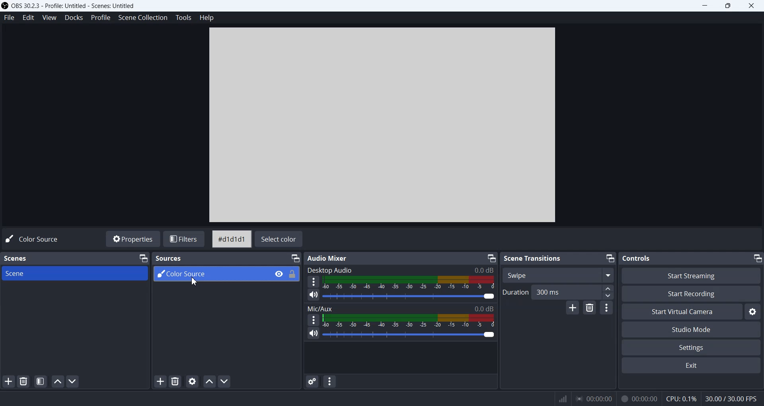  I want to click on Profile, so click(100, 17).